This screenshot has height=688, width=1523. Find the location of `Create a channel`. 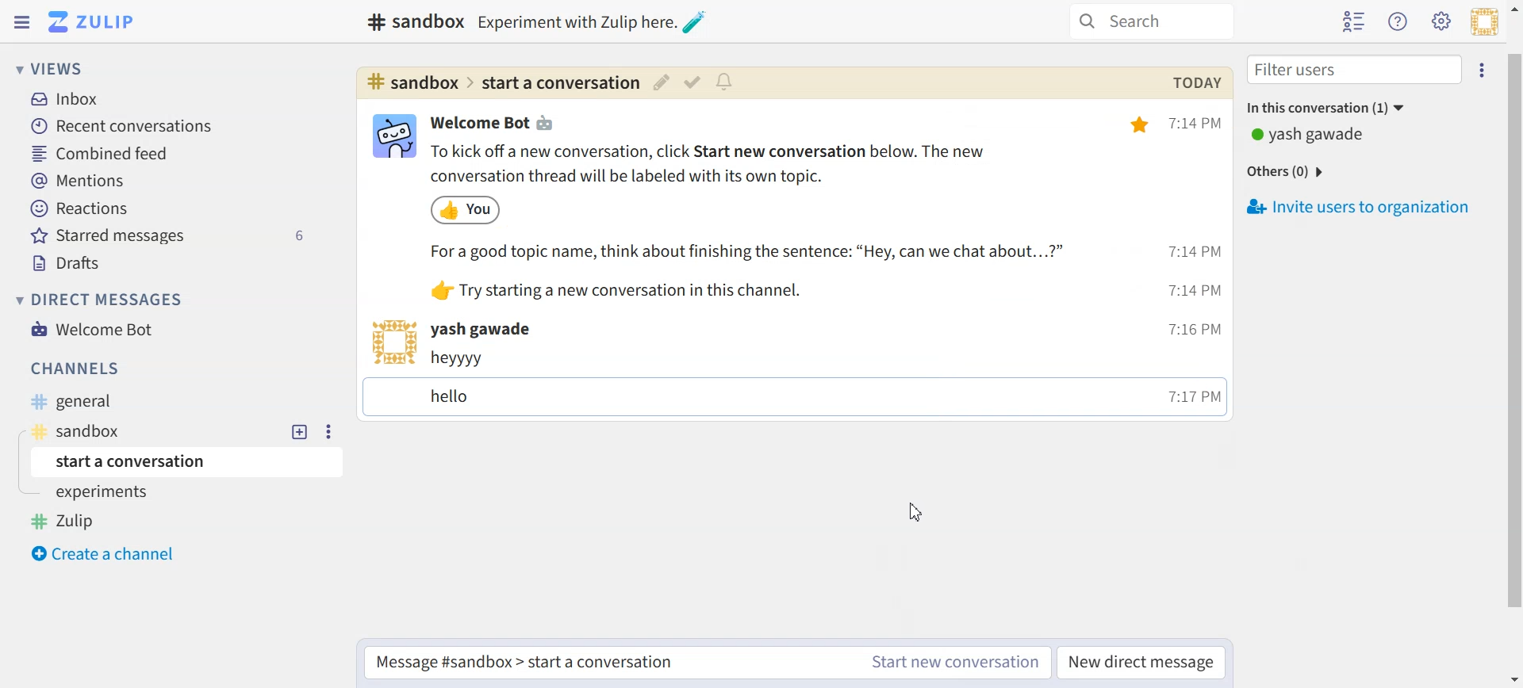

Create a channel is located at coordinates (109, 554).